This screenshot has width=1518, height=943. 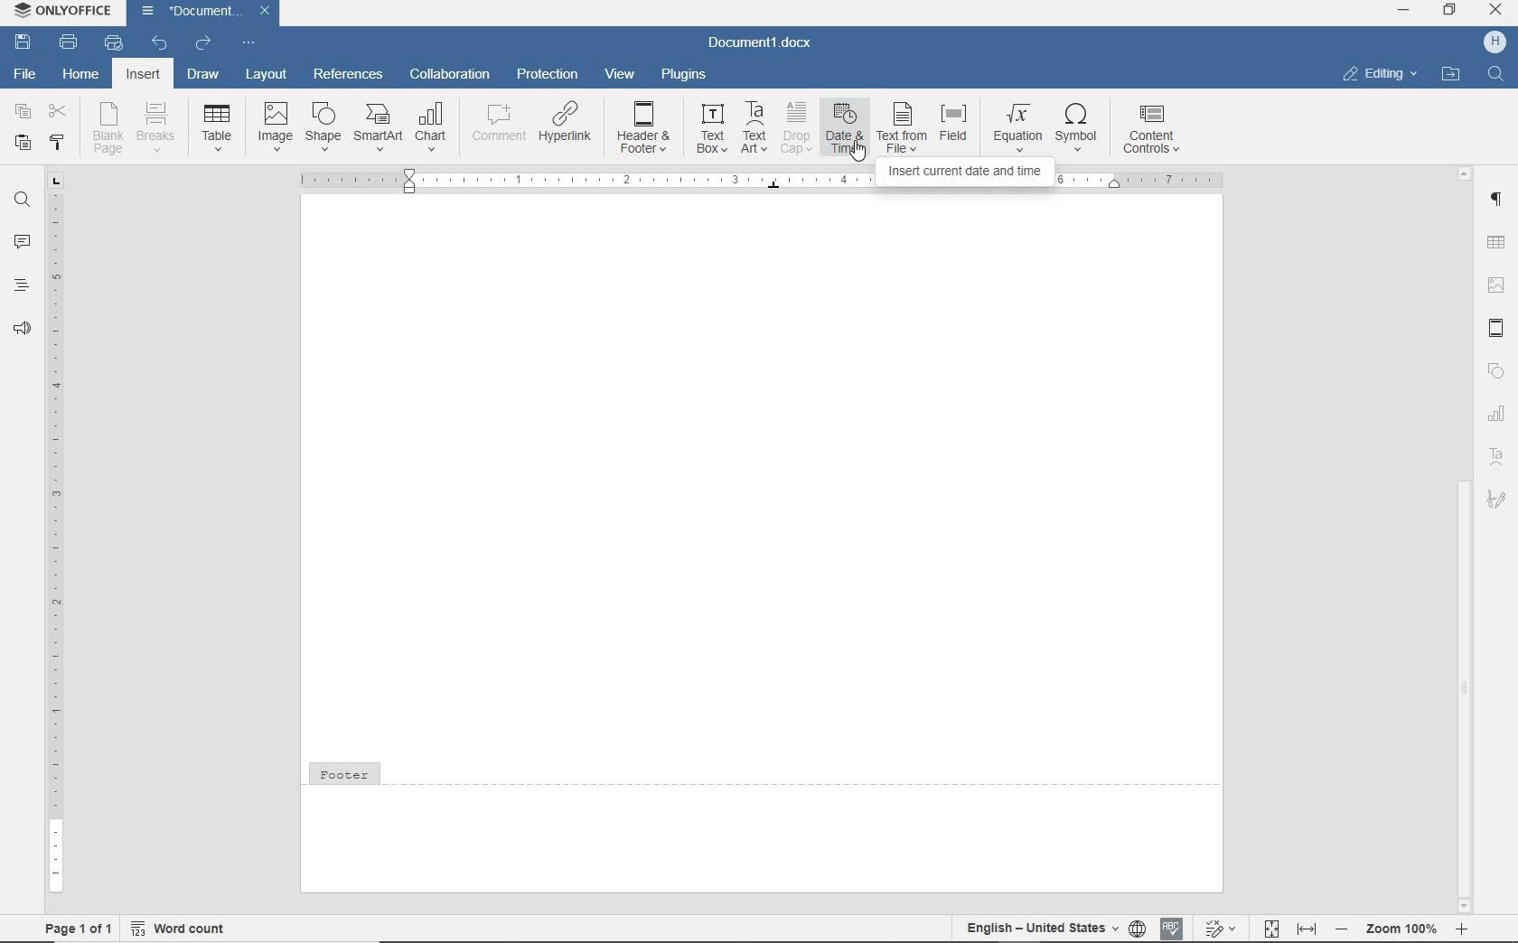 What do you see at coordinates (620, 72) in the screenshot?
I see `view` at bounding box center [620, 72].